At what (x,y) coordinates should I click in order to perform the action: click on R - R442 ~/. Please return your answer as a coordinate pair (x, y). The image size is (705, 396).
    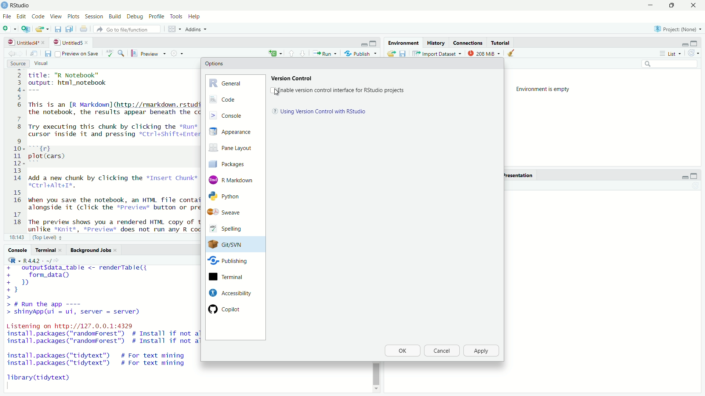
    Looking at the image, I should click on (29, 260).